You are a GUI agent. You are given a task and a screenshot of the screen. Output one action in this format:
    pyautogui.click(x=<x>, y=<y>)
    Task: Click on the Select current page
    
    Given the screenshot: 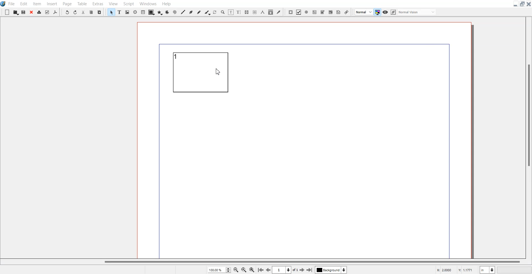 What is the action you would take?
    pyautogui.click(x=285, y=270)
    